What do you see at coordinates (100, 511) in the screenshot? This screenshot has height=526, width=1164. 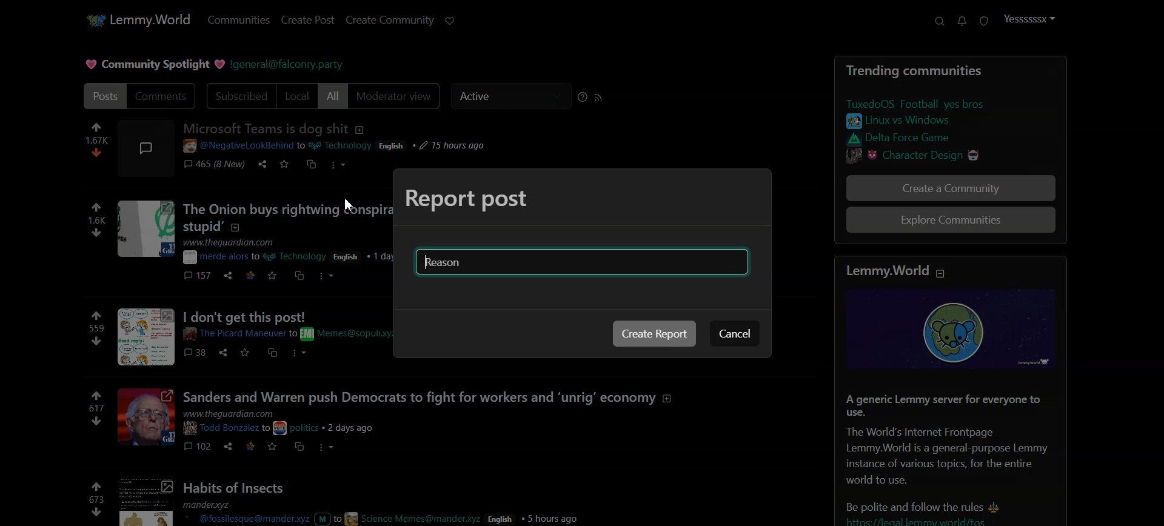 I see `downvote` at bounding box center [100, 511].